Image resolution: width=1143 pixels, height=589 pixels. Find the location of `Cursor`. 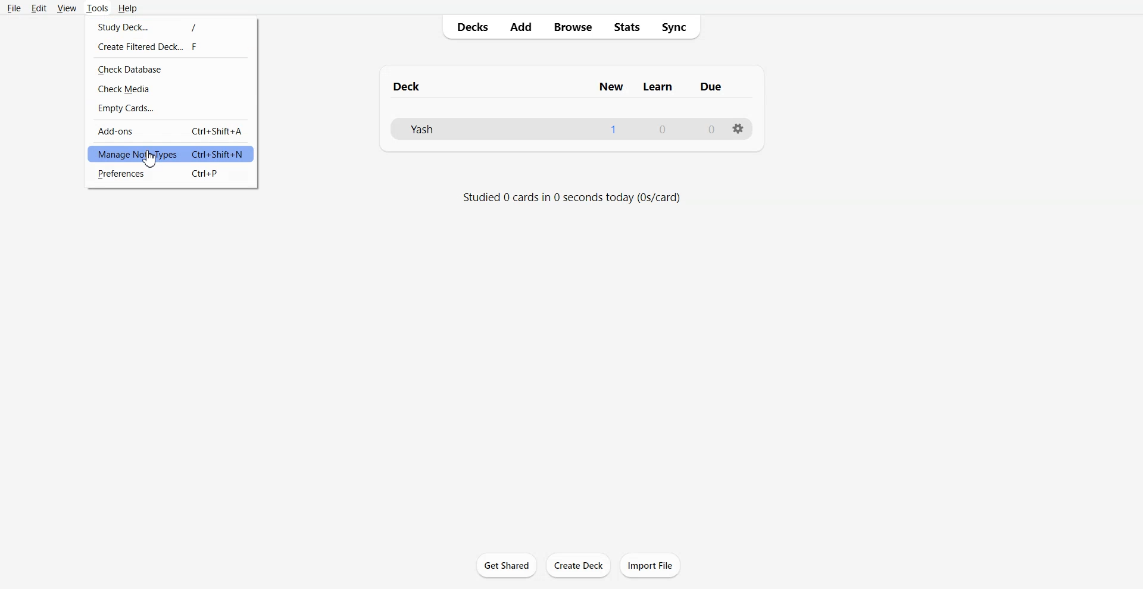

Cursor is located at coordinates (151, 161).